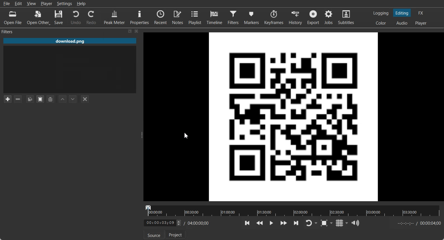 The image size is (444, 240). What do you see at coordinates (342, 223) in the screenshot?
I see `Toggle grid display` at bounding box center [342, 223].